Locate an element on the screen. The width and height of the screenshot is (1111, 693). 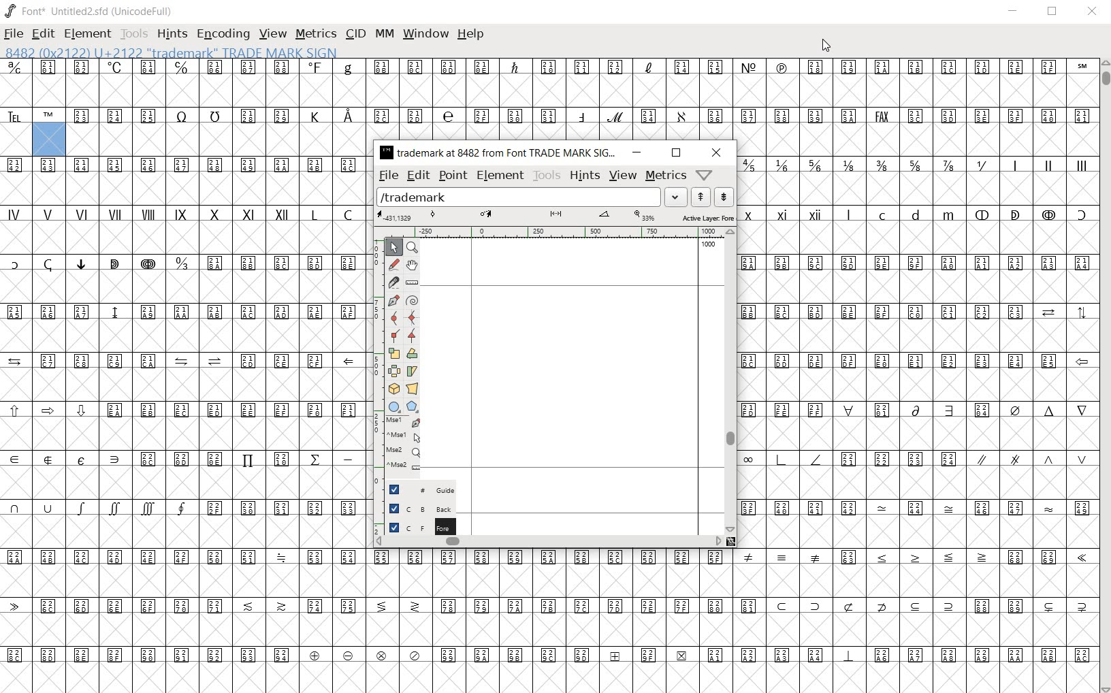
TOOLS is located at coordinates (133, 33).